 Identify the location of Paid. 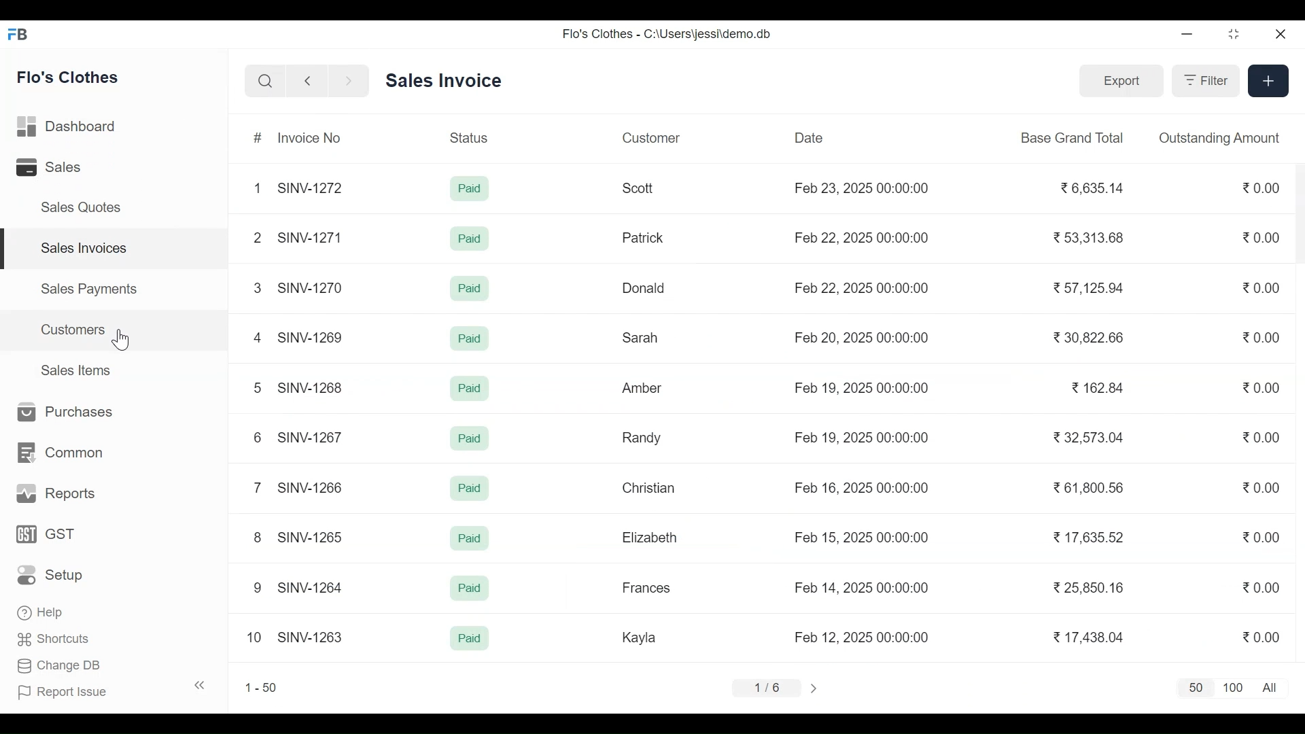
(470, 389).